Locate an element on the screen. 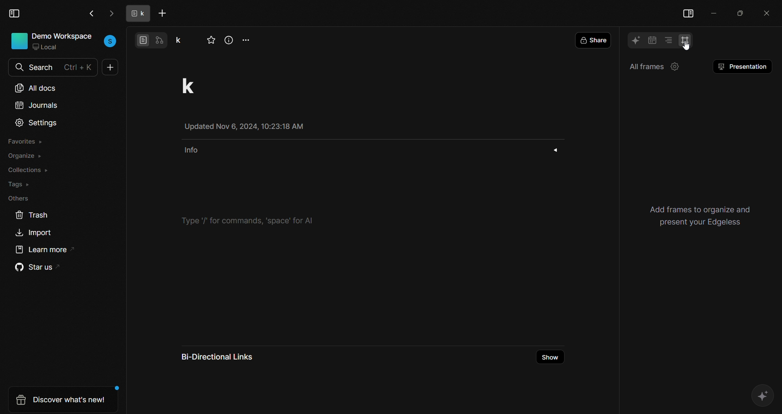 The height and width of the screenshot is (414, 782). cursor is located at coordinates (687, 44).